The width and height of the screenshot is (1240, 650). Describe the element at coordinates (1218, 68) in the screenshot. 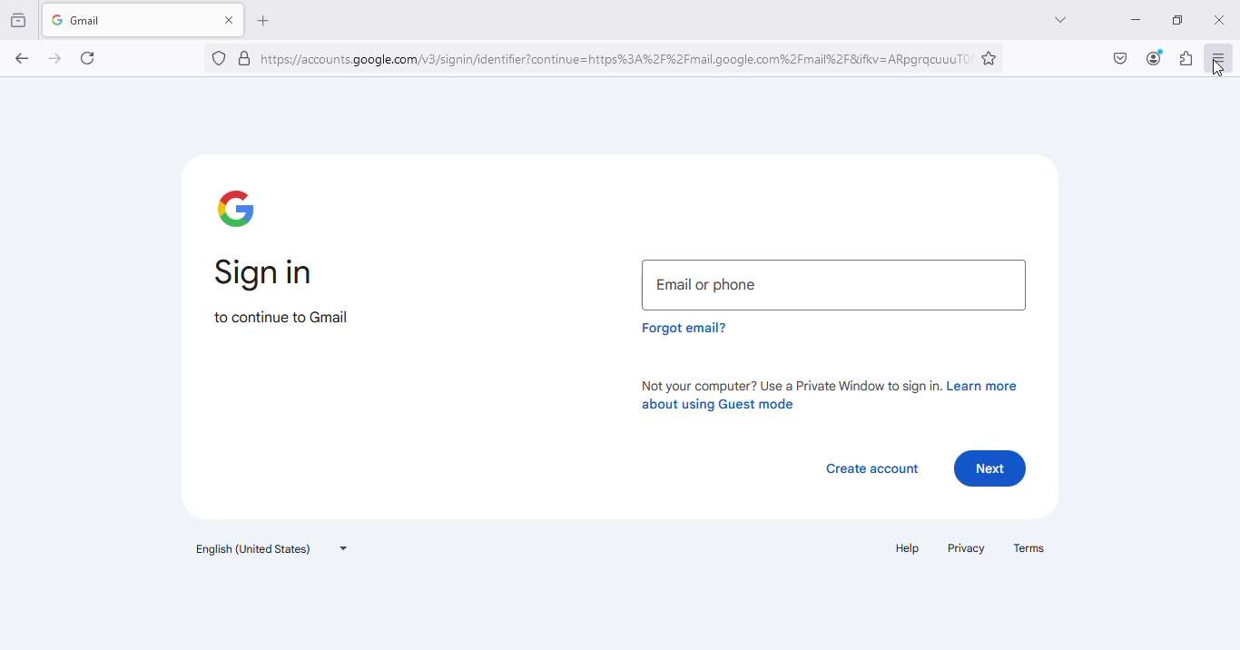

I see `cursor` at that location.